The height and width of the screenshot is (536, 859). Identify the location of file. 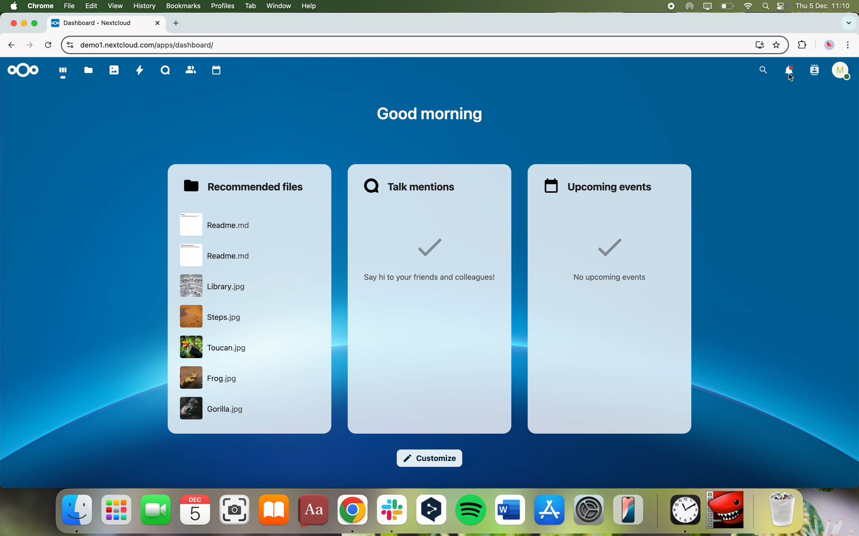
(214, 348).